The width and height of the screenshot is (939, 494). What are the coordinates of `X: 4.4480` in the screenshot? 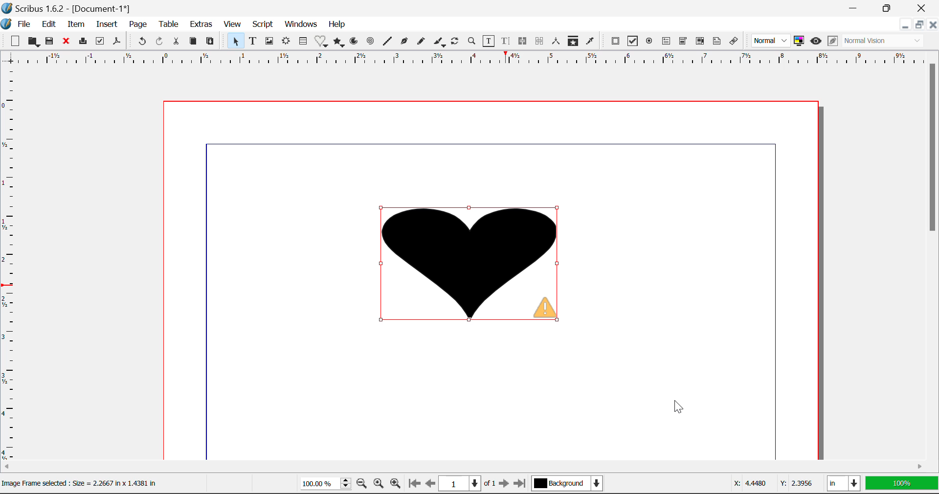 It's located at (748, 483).